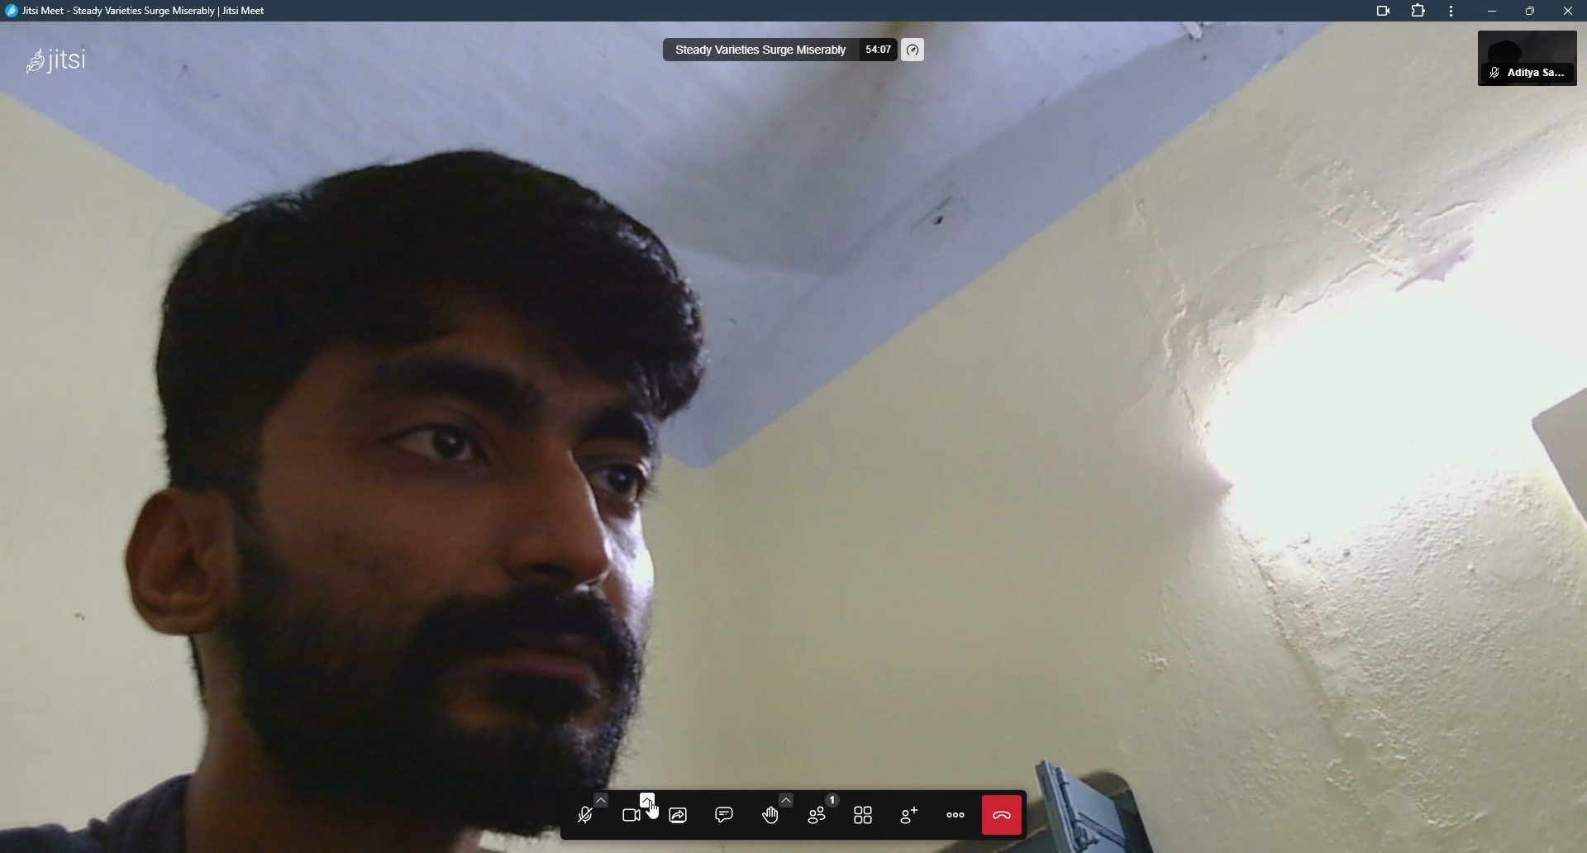  Describe the element at coordinates (1567, 11) in the screenshot. I see `close` at that location.